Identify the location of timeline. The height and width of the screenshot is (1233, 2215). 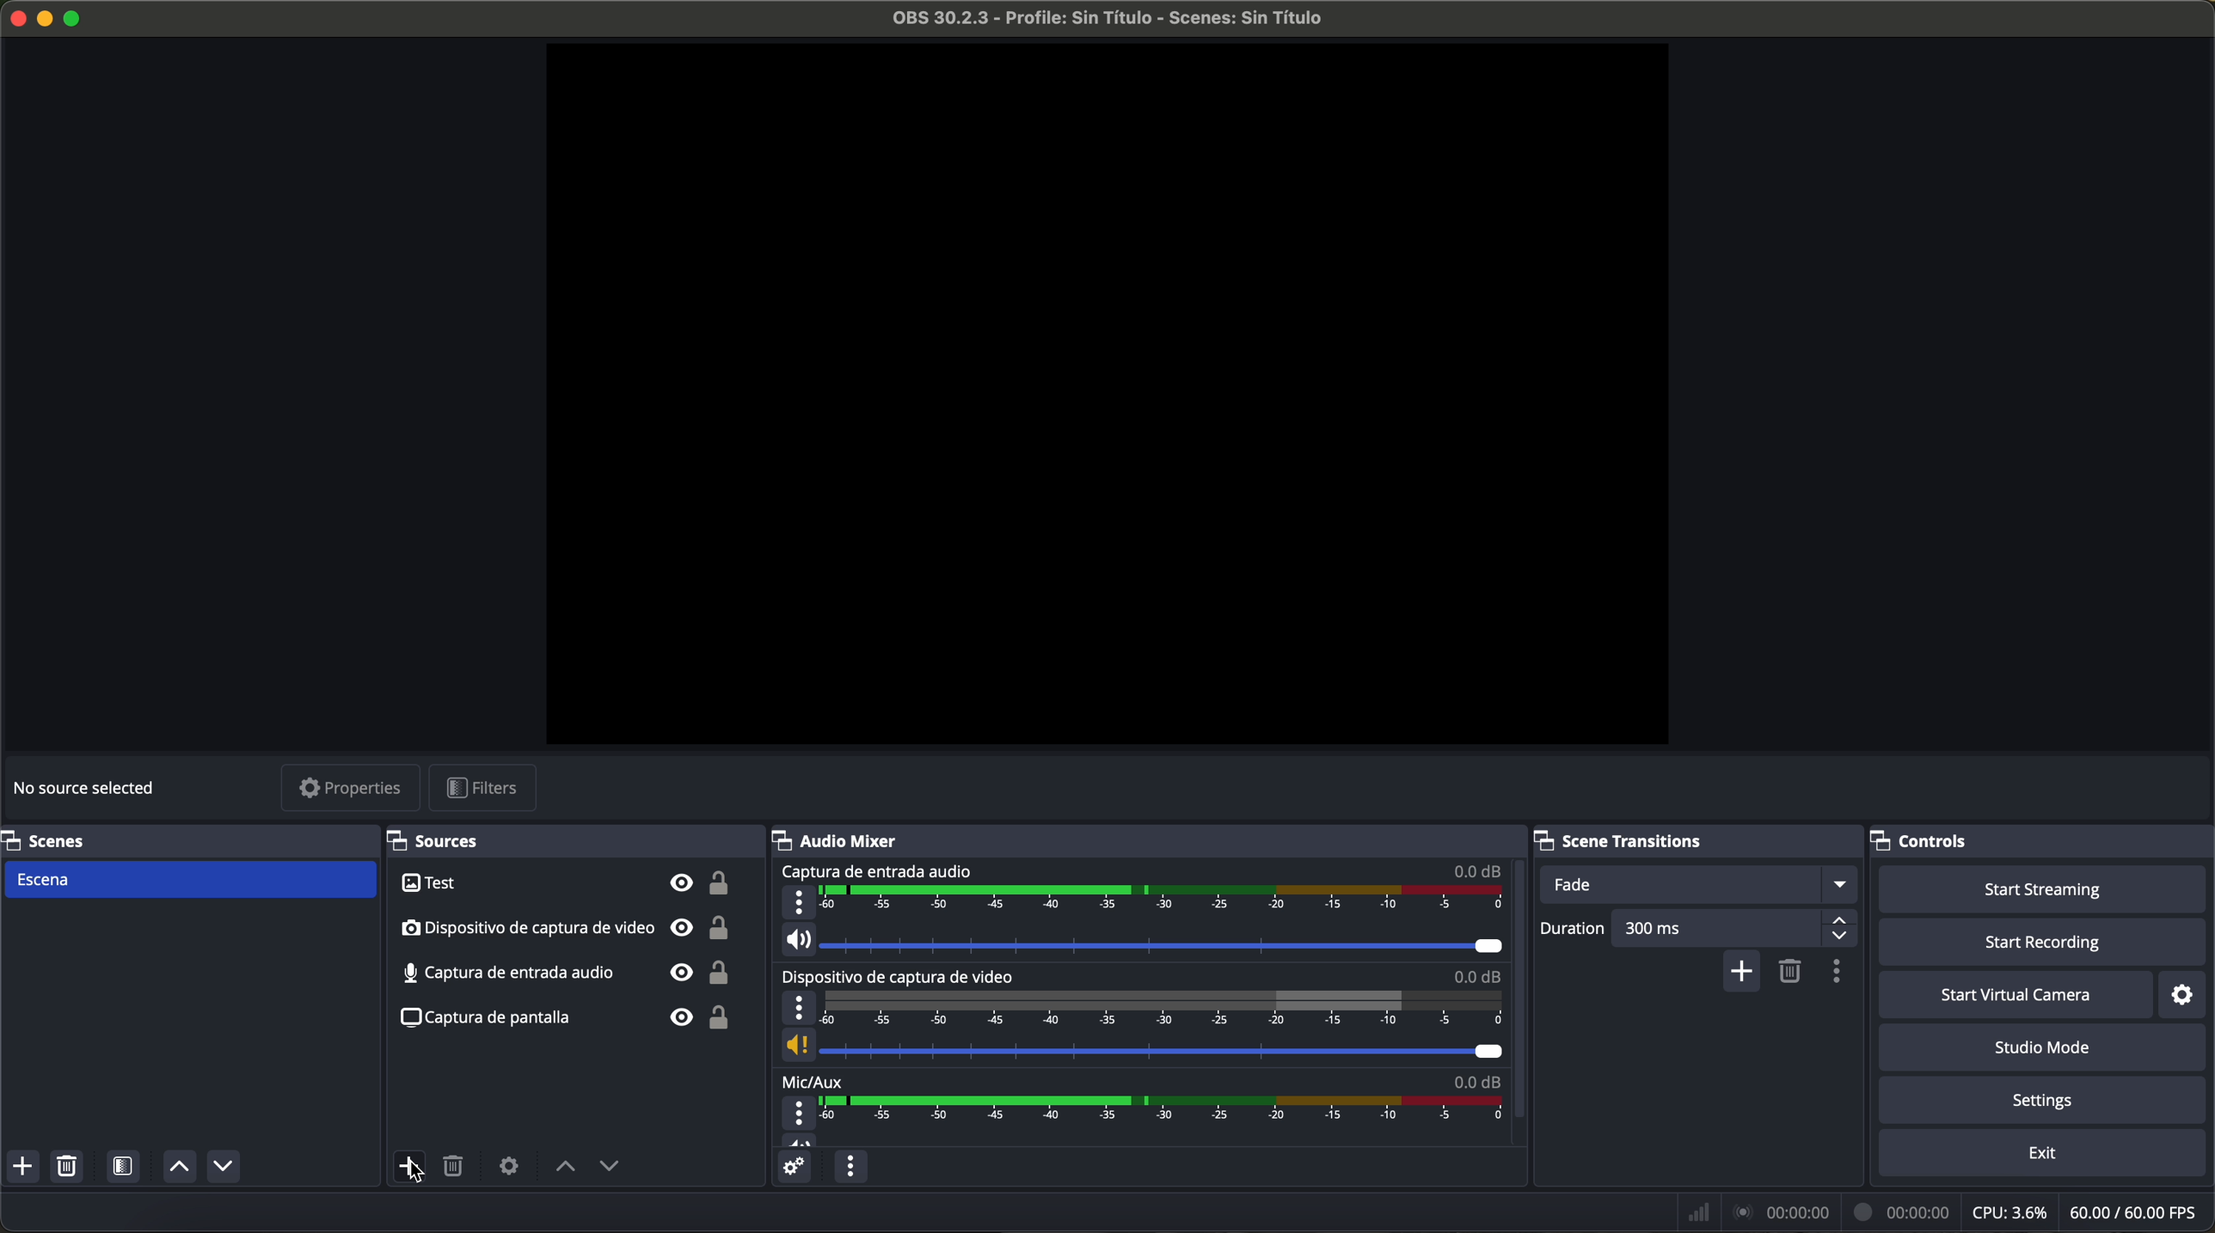
(1167, 1120).